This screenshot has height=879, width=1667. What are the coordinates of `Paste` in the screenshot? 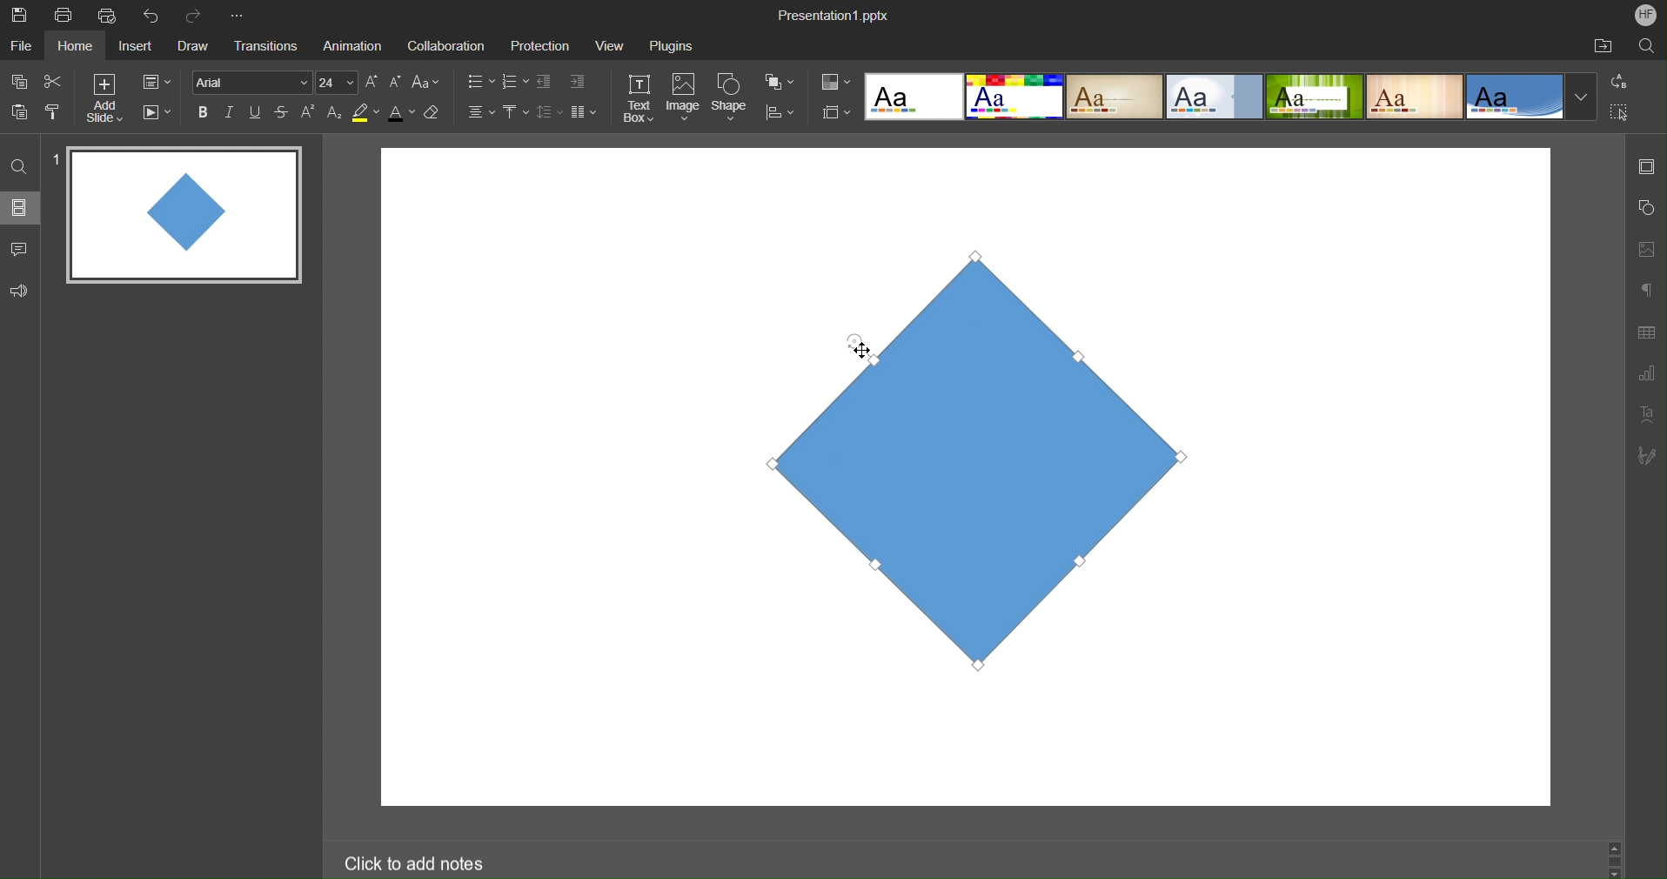 It's located at (17, 112).